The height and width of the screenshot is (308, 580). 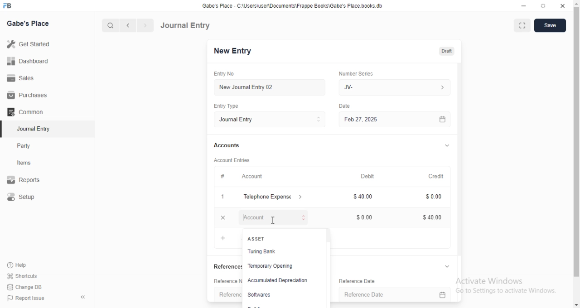 What do you see at coordinates (448, 51) in the screenshot?
I see `Draft` at bounding box center [448, 51].